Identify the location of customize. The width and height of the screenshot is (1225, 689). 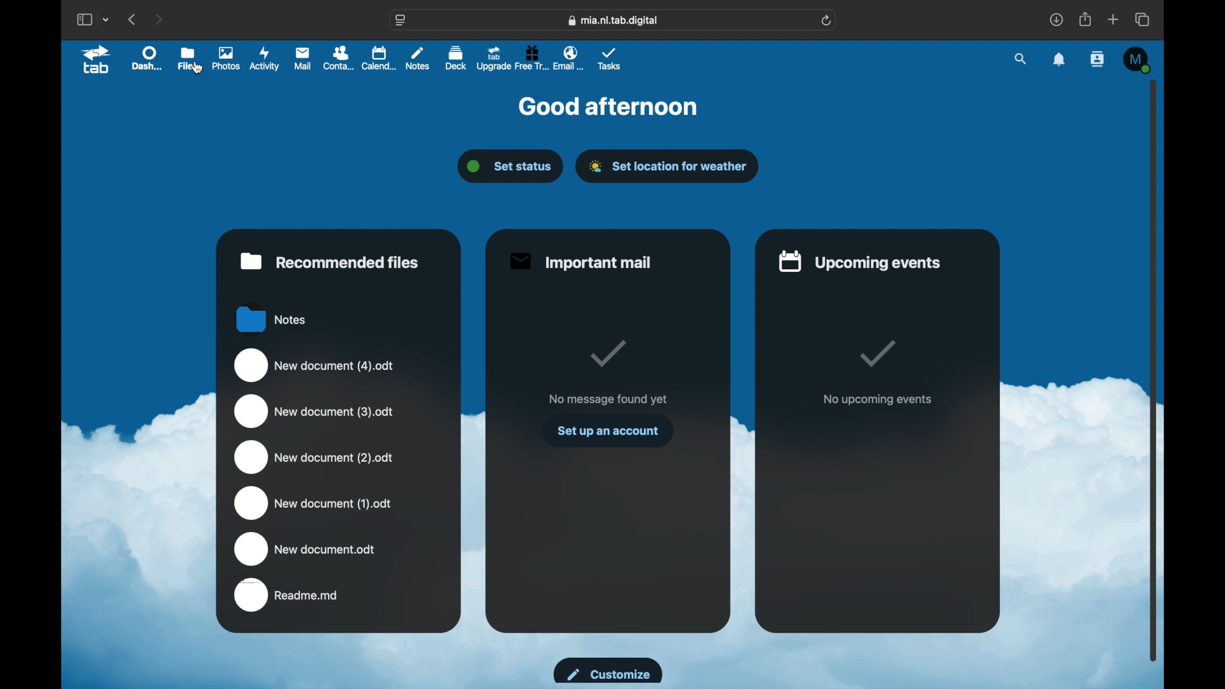
(607, 671).